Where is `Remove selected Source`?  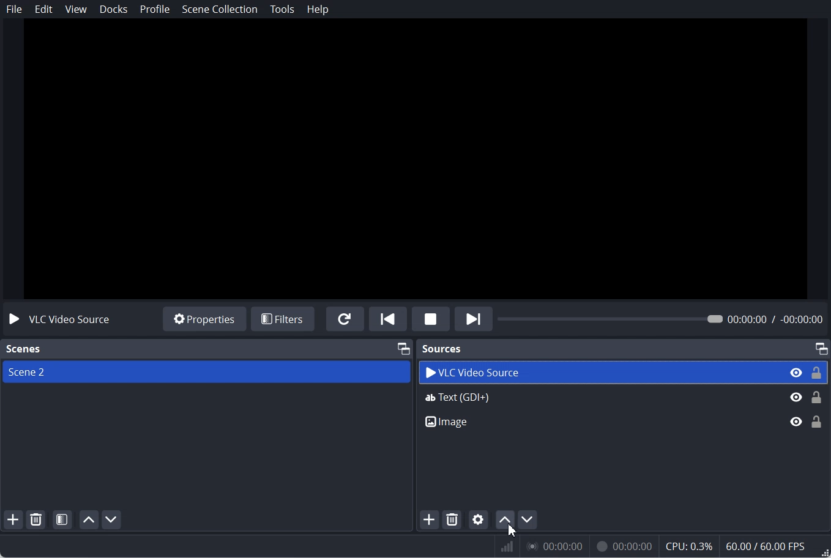
Remove selected Source is located at coordinates (452, 519).